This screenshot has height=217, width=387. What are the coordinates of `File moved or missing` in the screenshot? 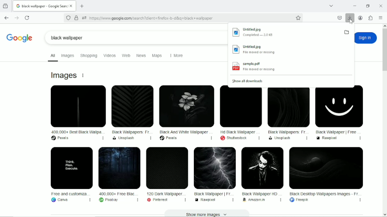 It's located at (291, 50).